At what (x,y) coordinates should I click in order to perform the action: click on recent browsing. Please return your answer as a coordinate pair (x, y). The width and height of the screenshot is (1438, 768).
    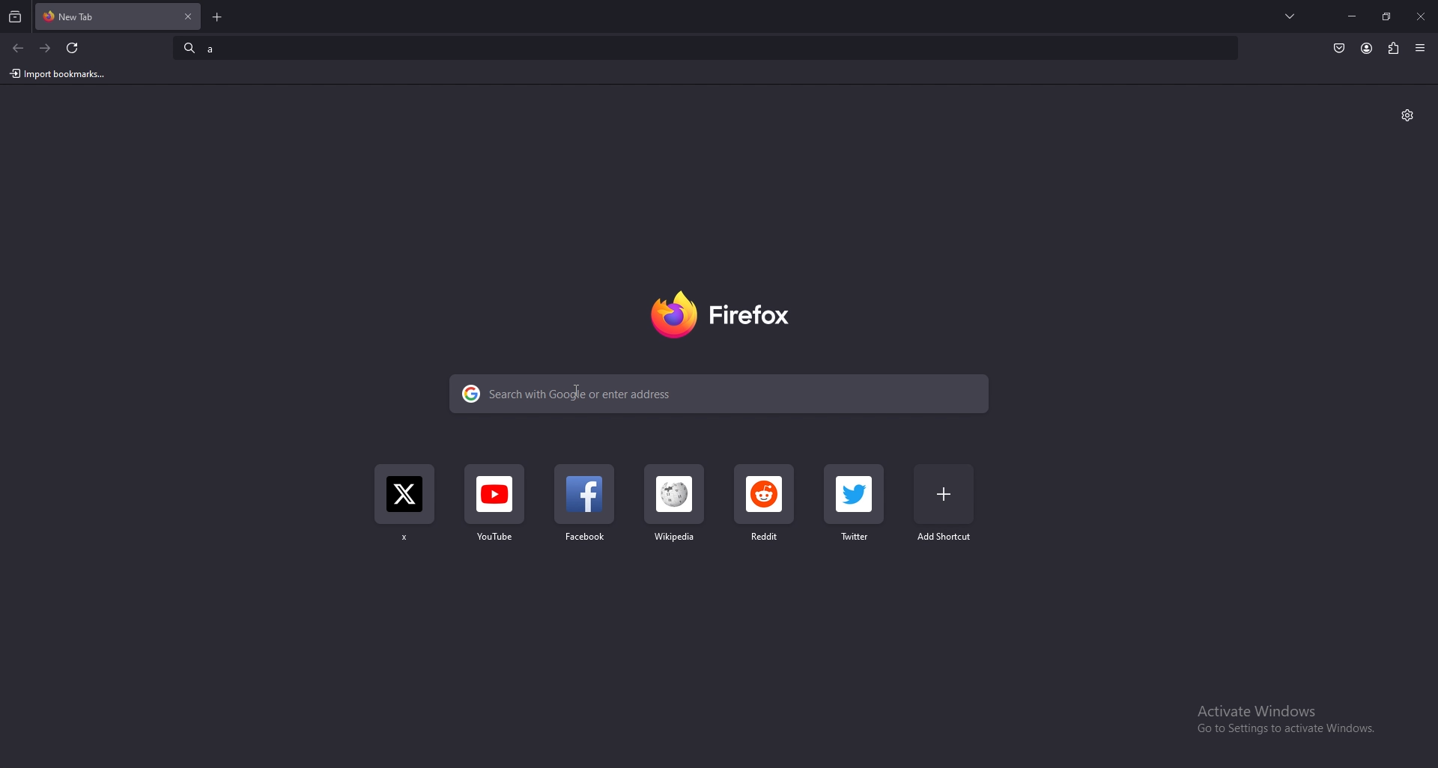
    Looking at the image, I should click on (16, 17).